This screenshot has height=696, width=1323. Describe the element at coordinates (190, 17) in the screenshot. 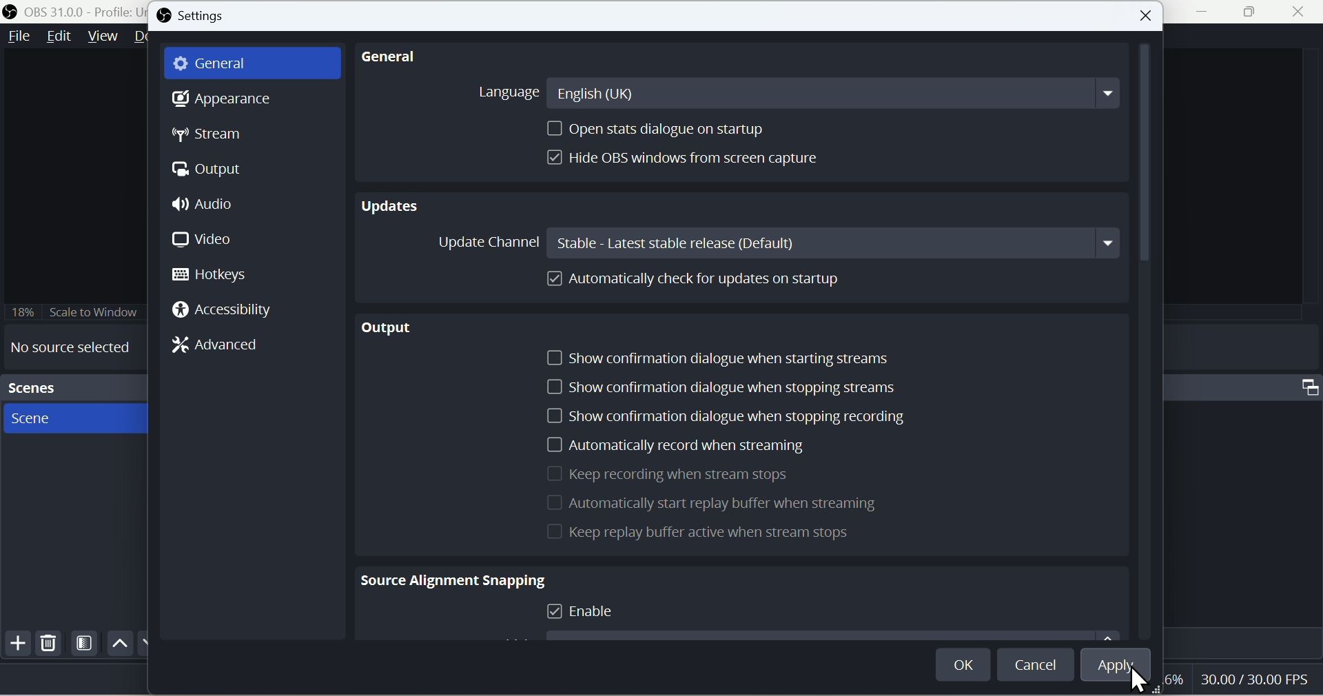

I see `Settings` at that location.